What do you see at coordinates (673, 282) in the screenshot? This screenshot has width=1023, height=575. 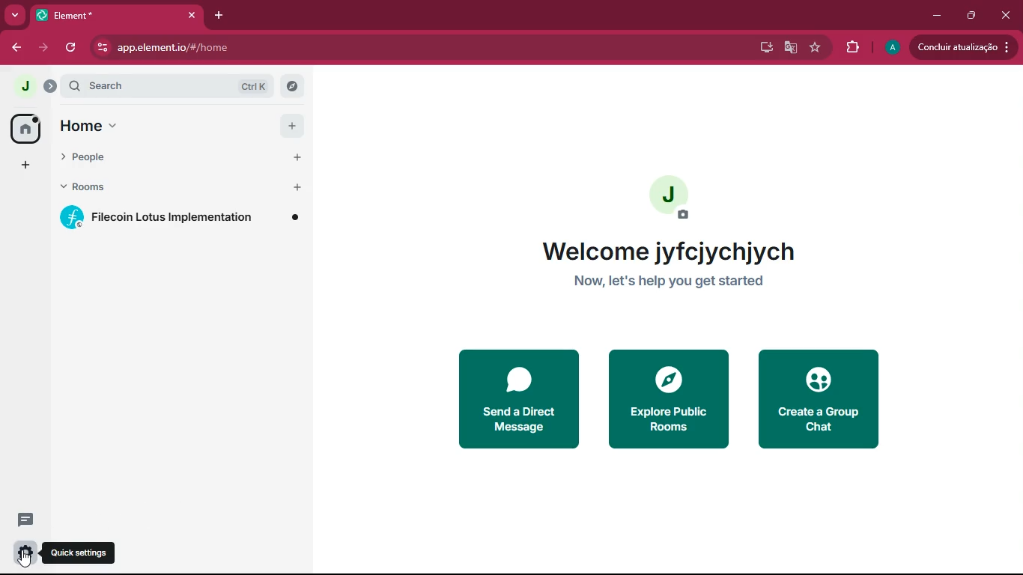 I see `now, let's help you get started` at bounding box center [673, 282].